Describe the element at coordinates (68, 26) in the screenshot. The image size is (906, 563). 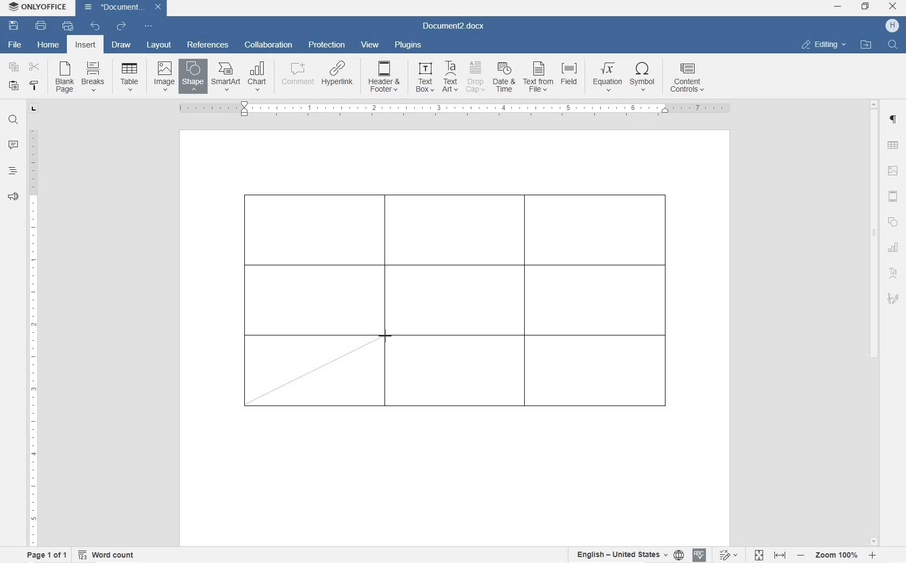
I see `quick print` at that location.